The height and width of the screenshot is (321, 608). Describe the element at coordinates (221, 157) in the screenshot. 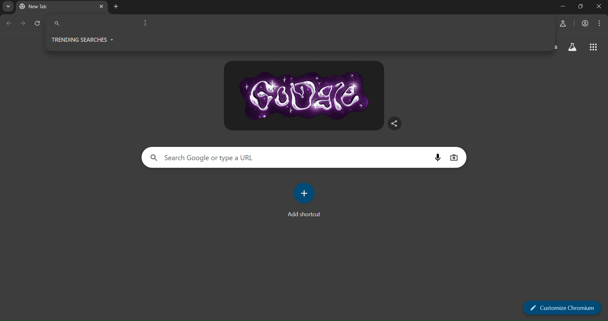

I see `search Google or type a url` at that location.